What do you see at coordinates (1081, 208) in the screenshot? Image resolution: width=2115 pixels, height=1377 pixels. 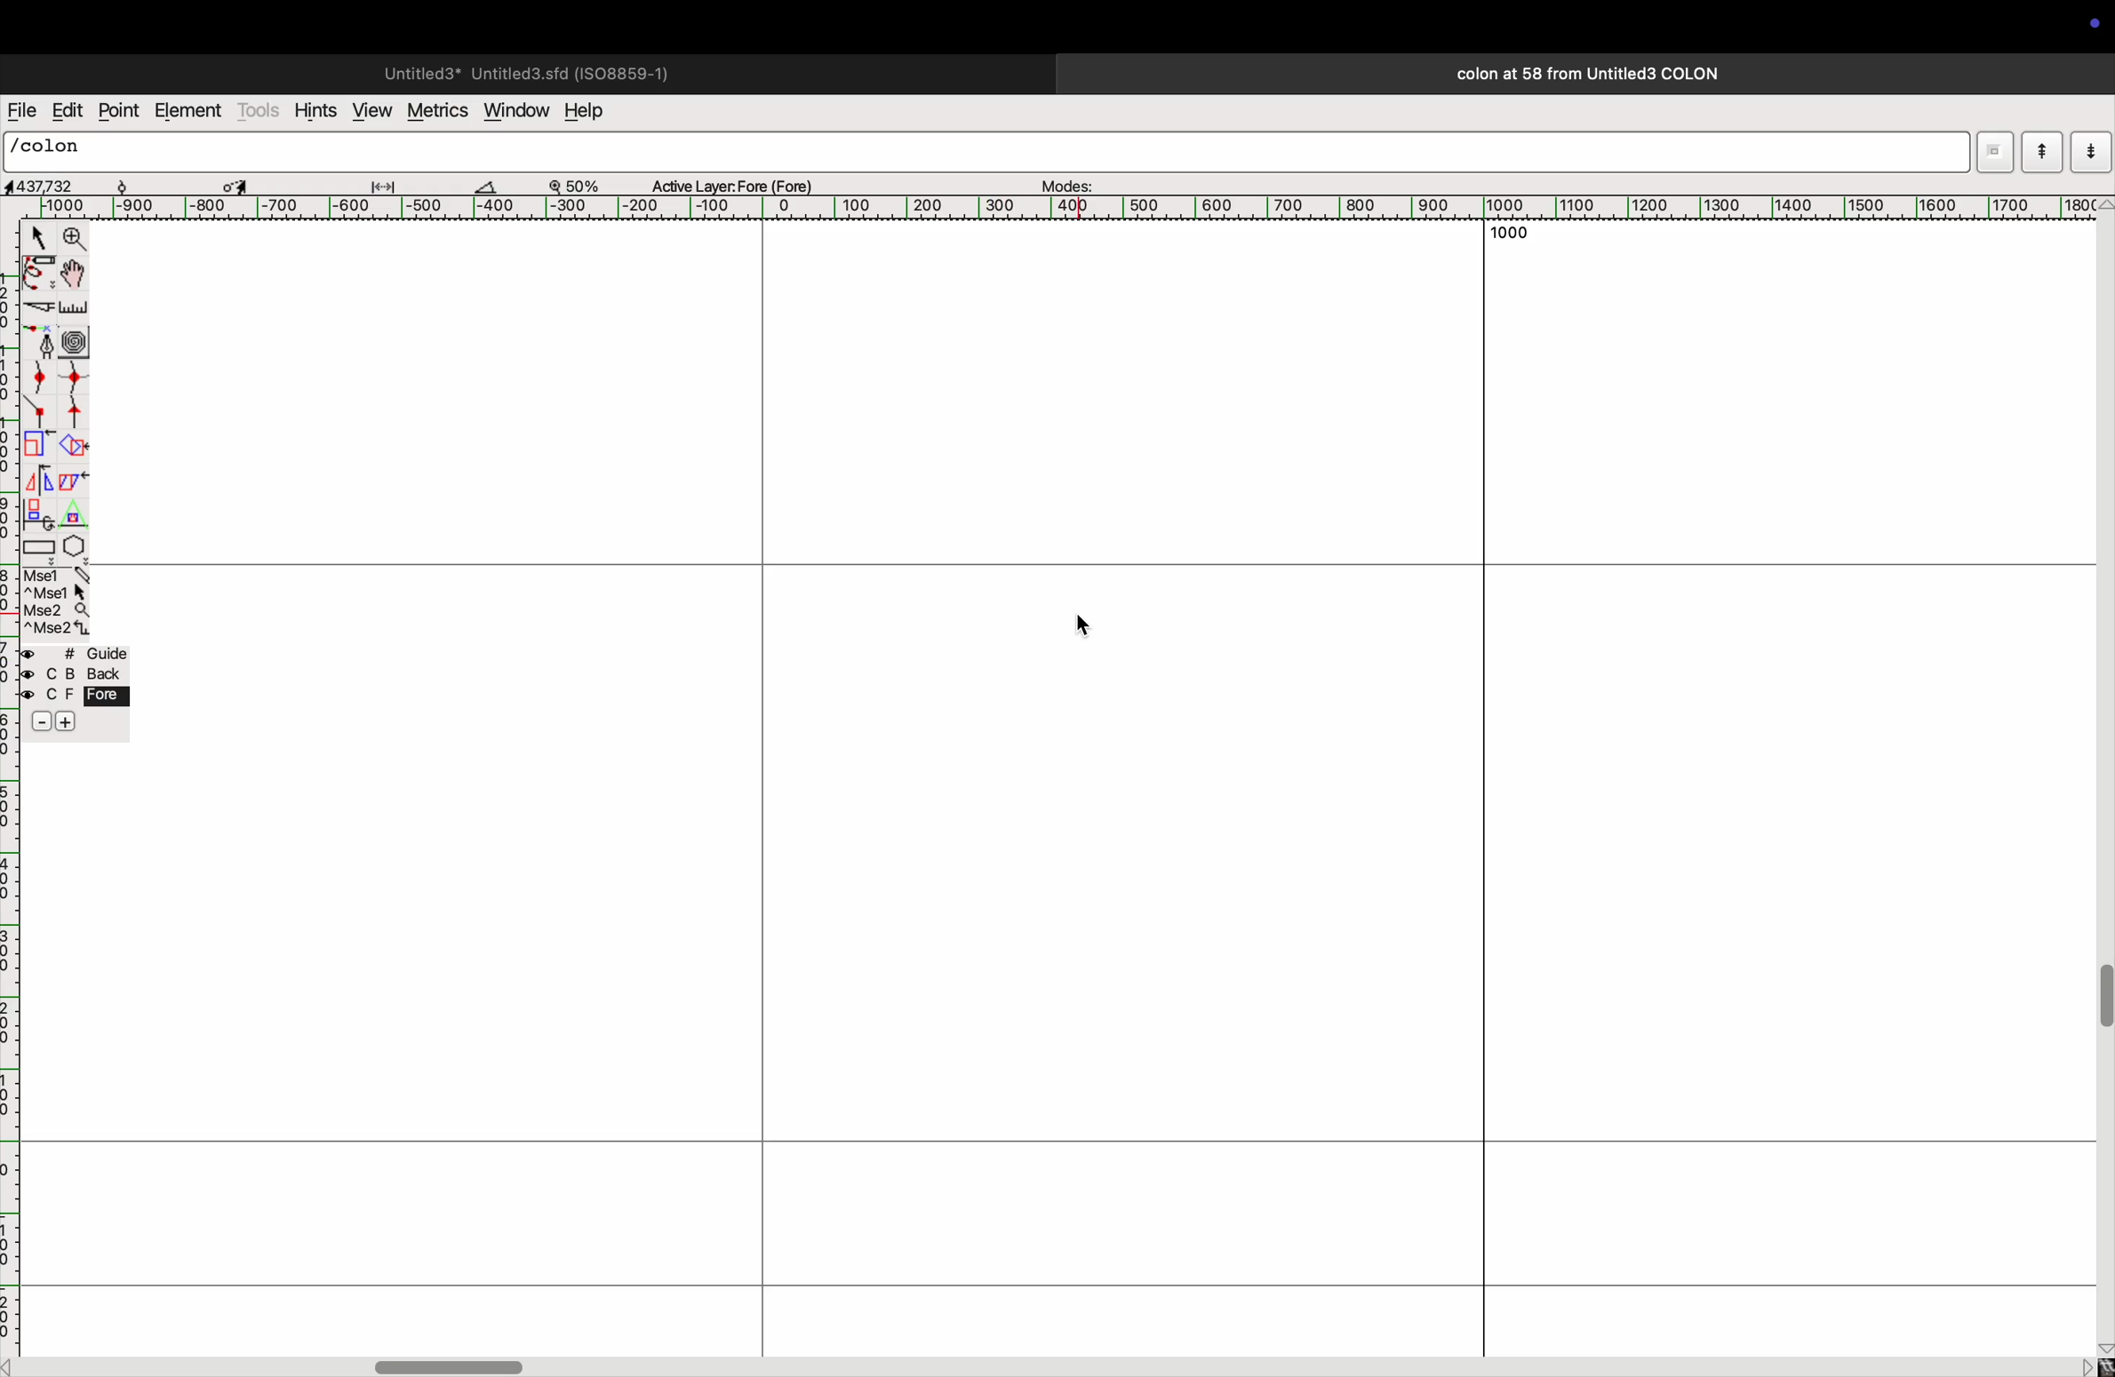 I see `horizontal scale` at bounding box center [1081, 208].